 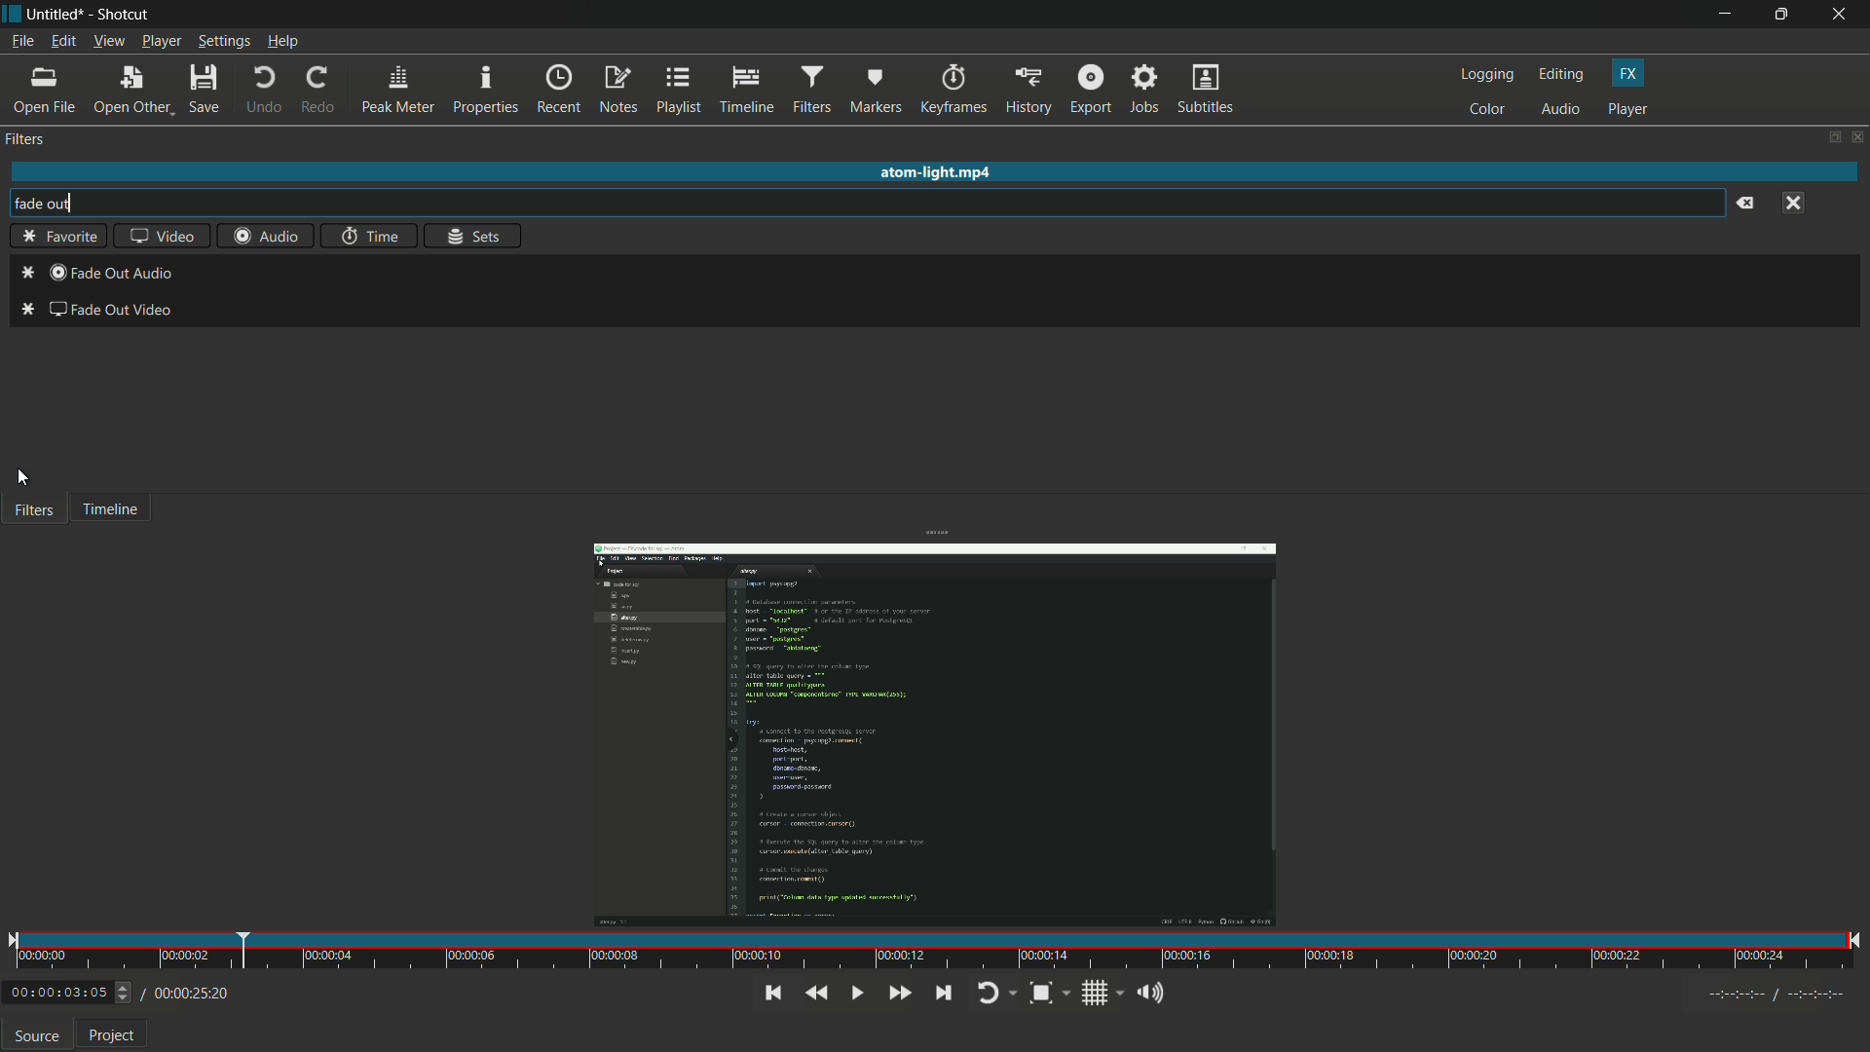 I want to click on imported file name, so click(x=937, y=174).